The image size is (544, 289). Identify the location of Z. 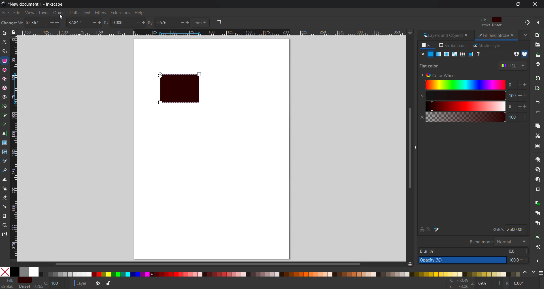
(473, 284).